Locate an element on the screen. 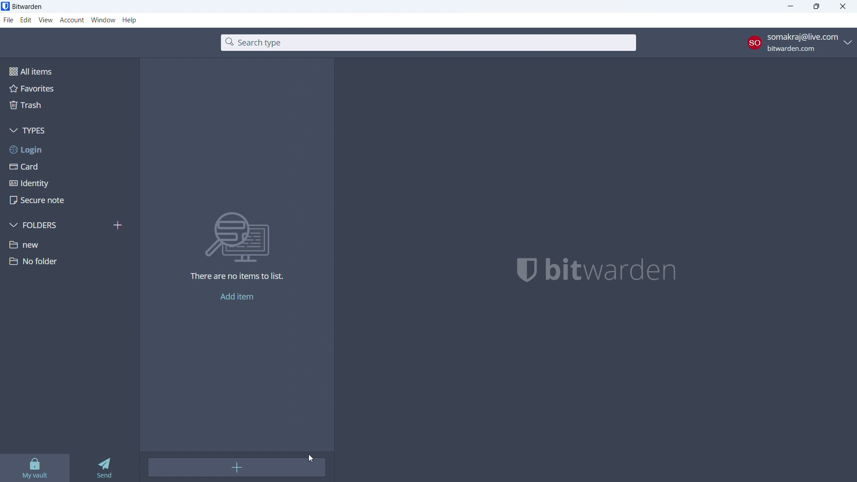  folder 1 is located at coordinates (70, 244).